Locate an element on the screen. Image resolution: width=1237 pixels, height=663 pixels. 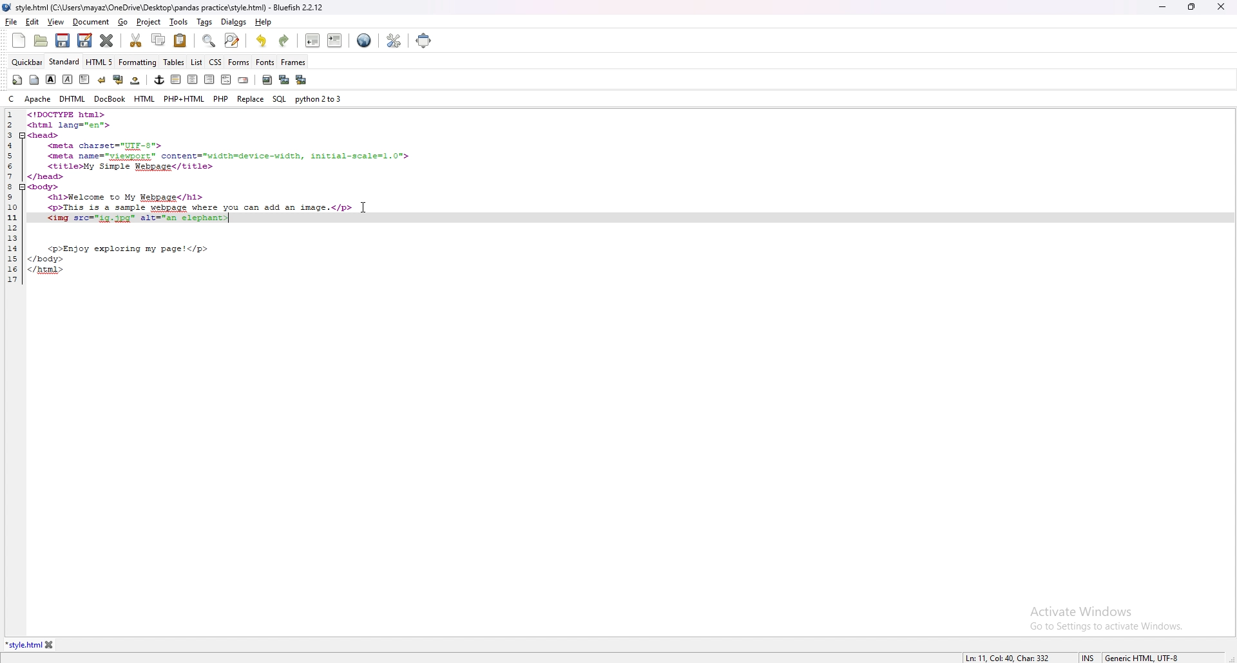
Go to Settings to activate Windows. is located at coordinates (1106, 625).